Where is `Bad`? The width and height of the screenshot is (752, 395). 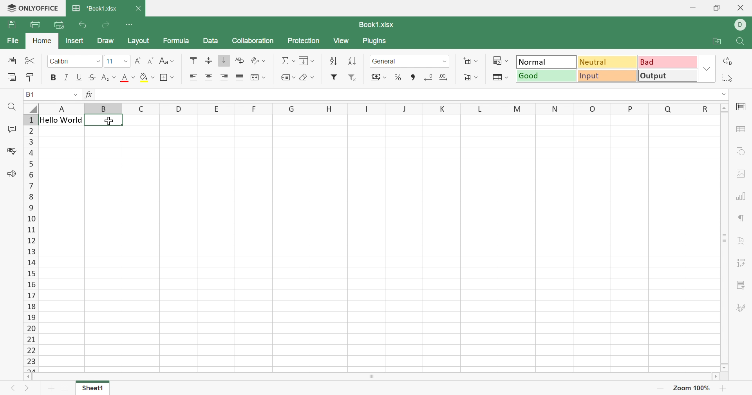 Bad is located at coordinates (668, 61).